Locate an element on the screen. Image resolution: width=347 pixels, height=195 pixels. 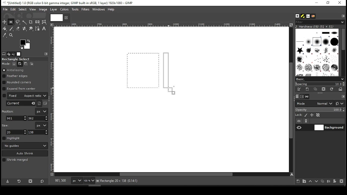
eraser tool is located at coordinates (18, 28).